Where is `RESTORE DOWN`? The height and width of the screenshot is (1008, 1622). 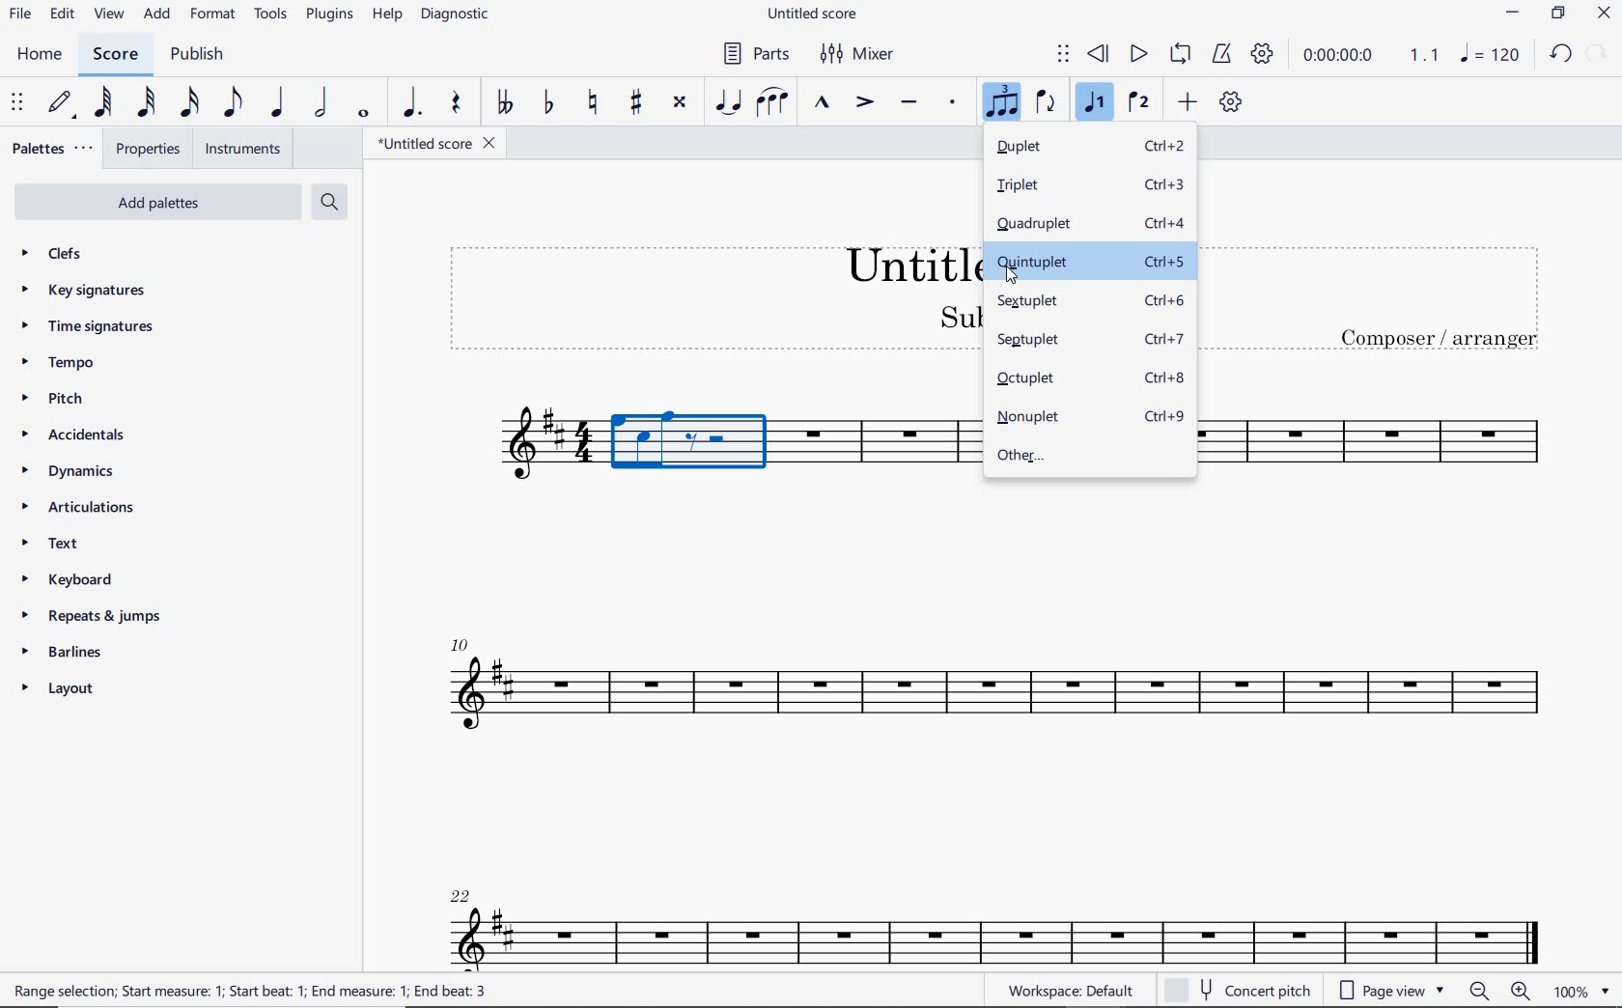 RESTORE DOWN is located at coordinates (1558, 14).